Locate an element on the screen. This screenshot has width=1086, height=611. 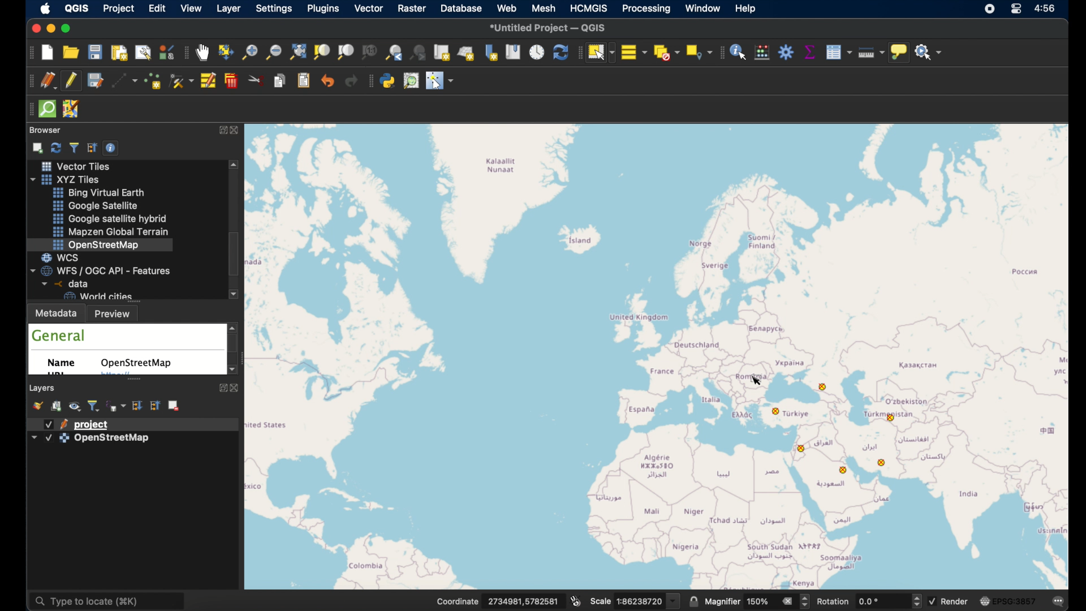
close is located at coordinates (235, 388).